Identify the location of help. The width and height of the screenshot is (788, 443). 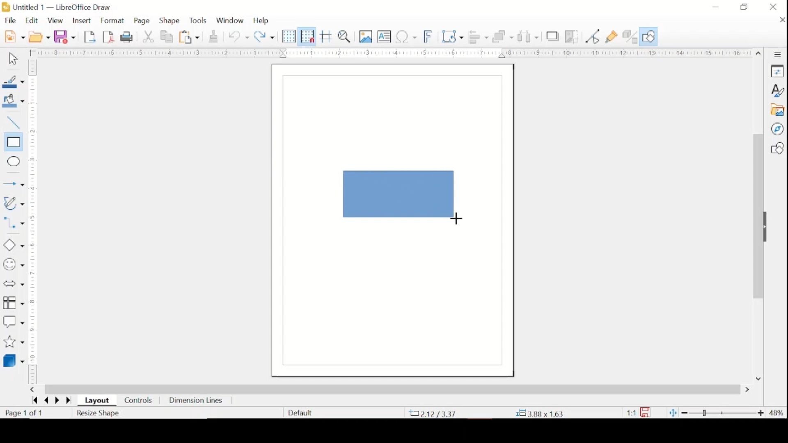
(262, 21).